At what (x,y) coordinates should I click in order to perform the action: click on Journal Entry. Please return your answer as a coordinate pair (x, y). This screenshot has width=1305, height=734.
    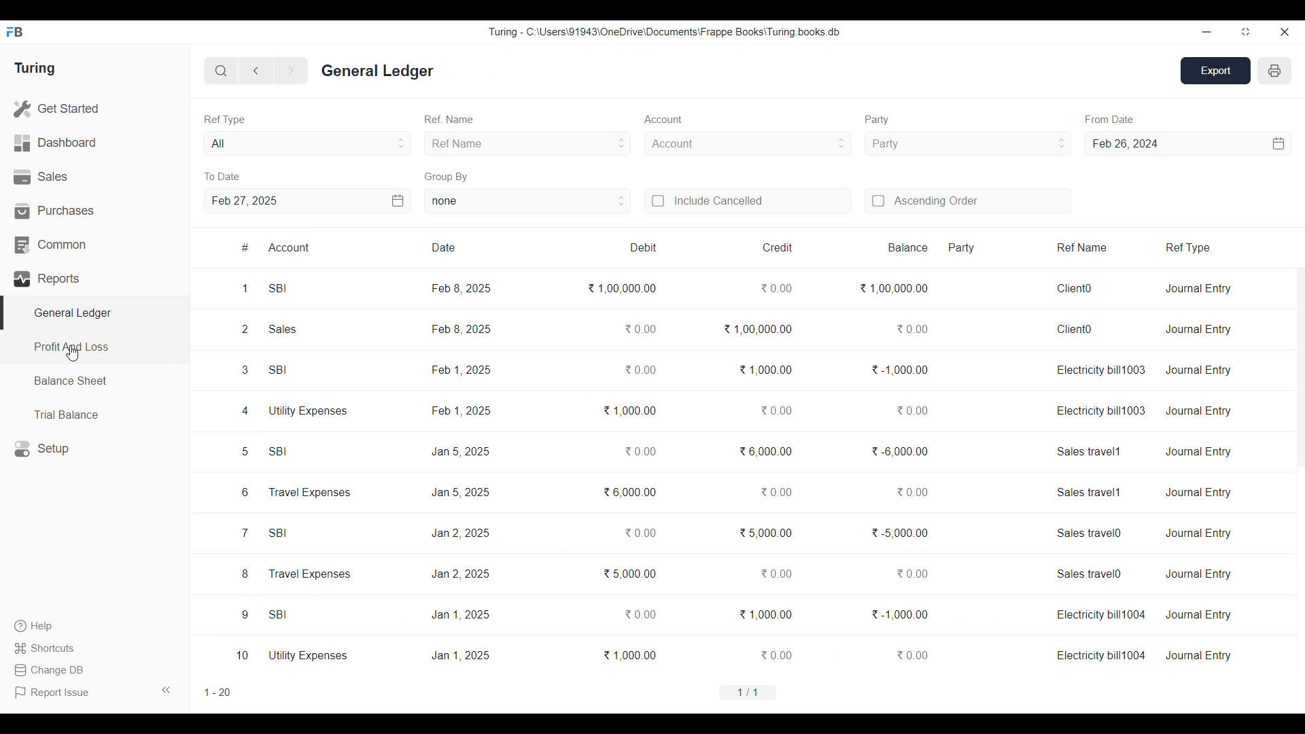
    Looking at the image, I should click on (1199, 656).